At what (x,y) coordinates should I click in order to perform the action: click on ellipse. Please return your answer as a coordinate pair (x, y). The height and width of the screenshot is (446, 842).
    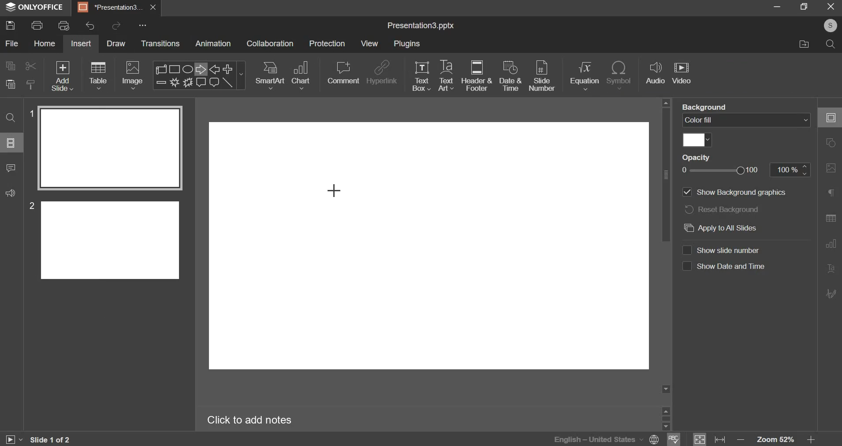
    Looking at the image, I should click on (187, 68).